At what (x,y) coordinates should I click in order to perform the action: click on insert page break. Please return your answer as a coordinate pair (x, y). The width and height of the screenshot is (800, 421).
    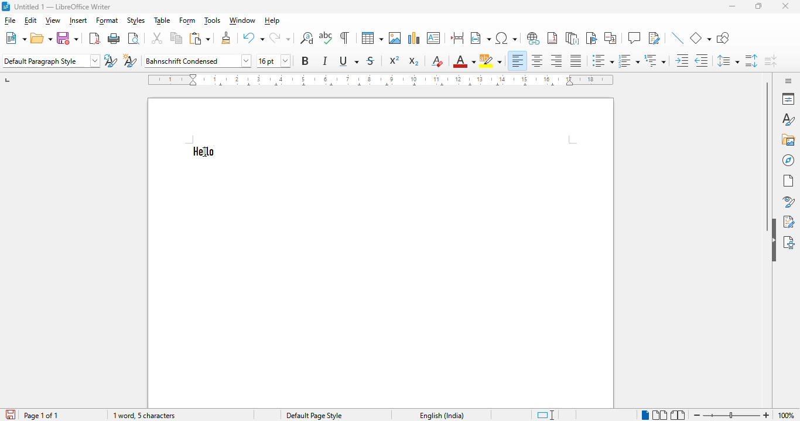
    Looking at the image, I should click on (457, 37).